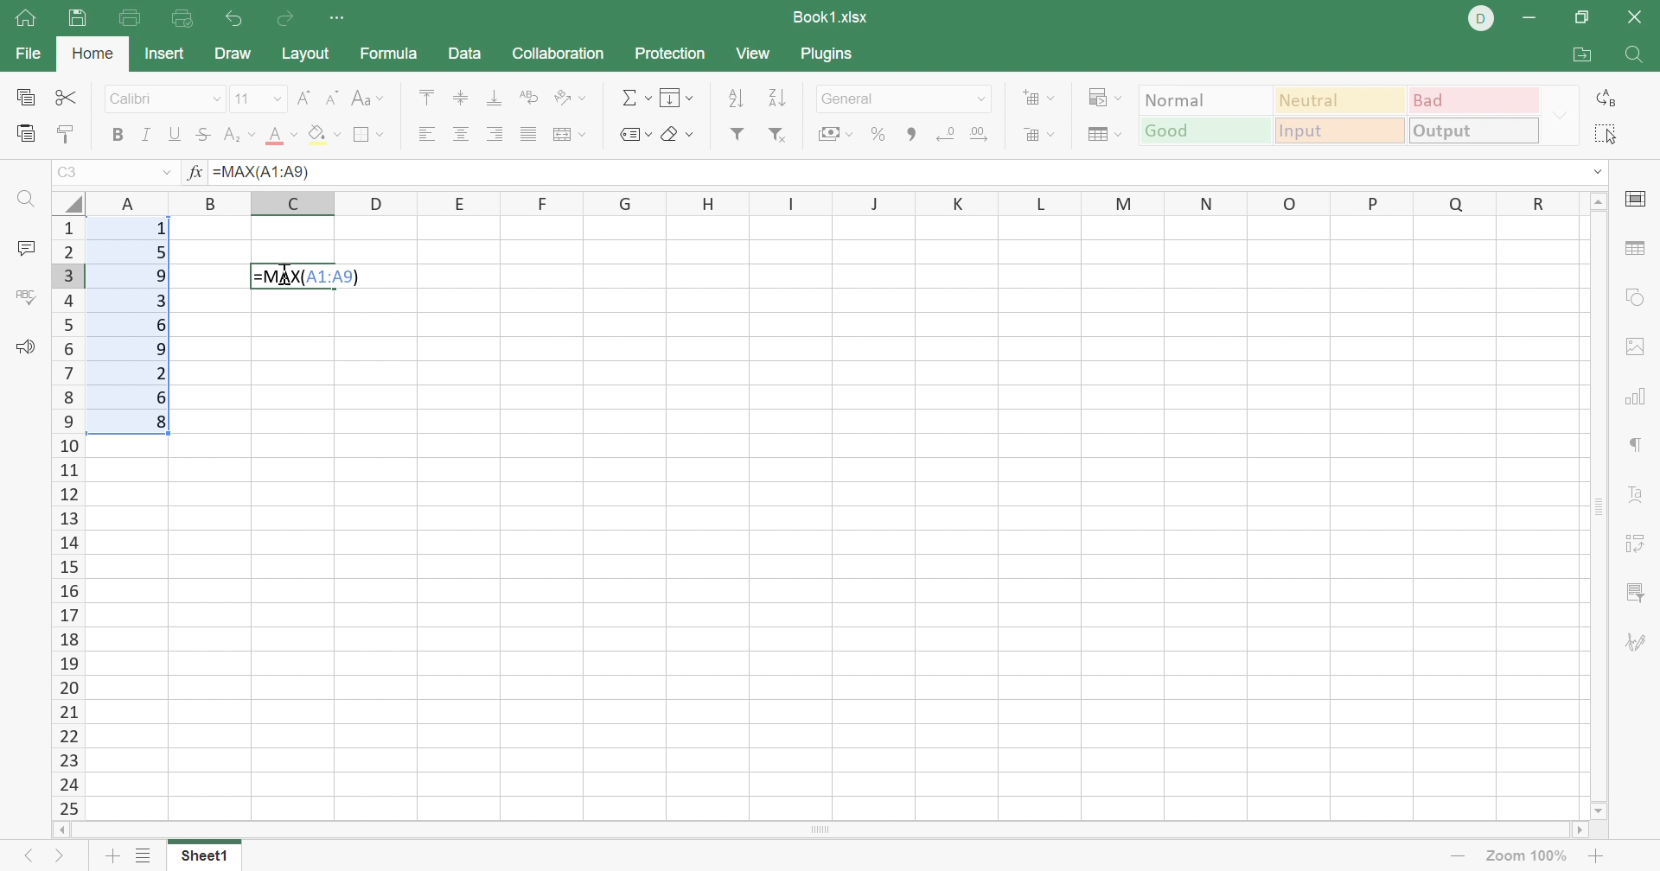  I want to click on Decrement font size, so click(330, 99).